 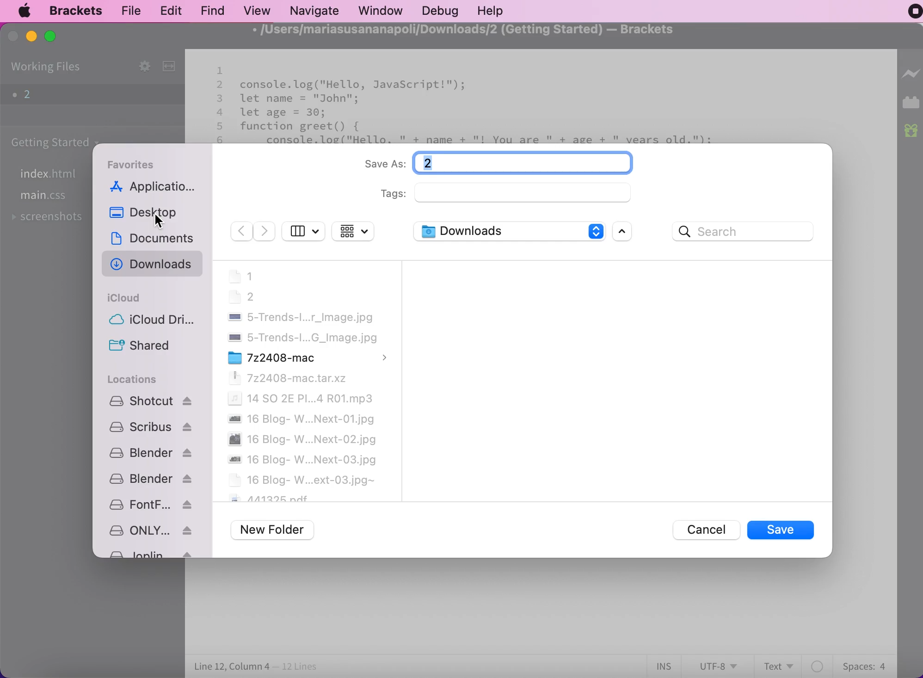 What do you see at coordinates (135, 163) in the screenshot?
I see `favorites` at bounding box center [135, 163].